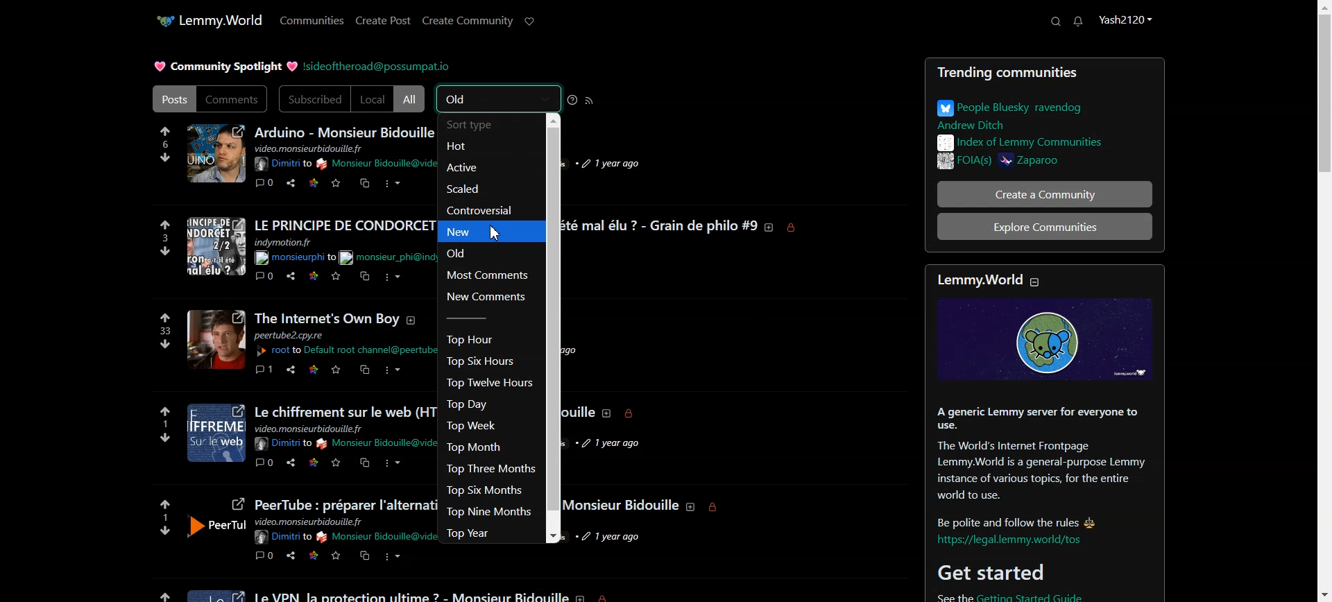  Describe the element at coordinates (264, 276) in the screenshot. I see `` at that location.